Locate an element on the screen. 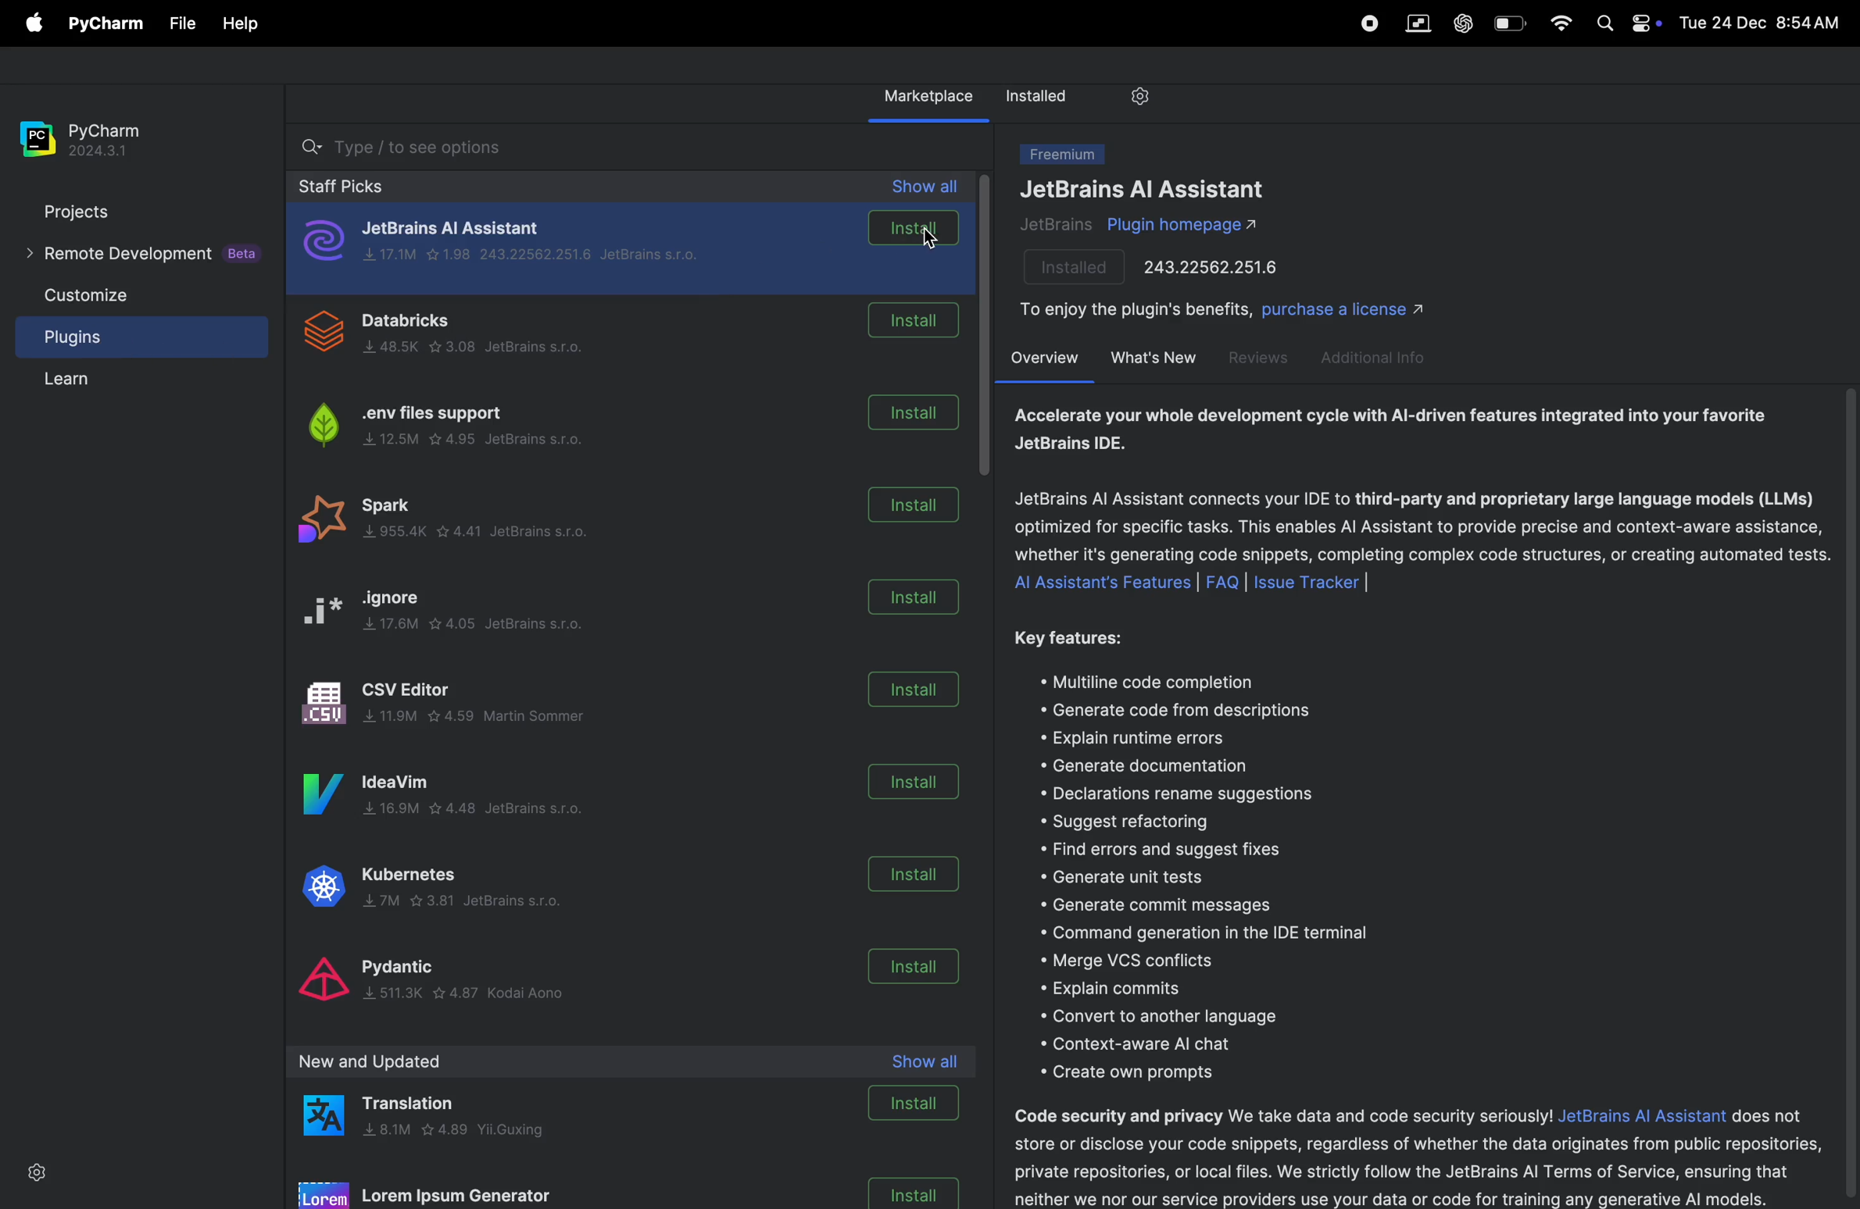 This screenshot has height=1209, width=1860. learn is located at coordinates (95, 376).